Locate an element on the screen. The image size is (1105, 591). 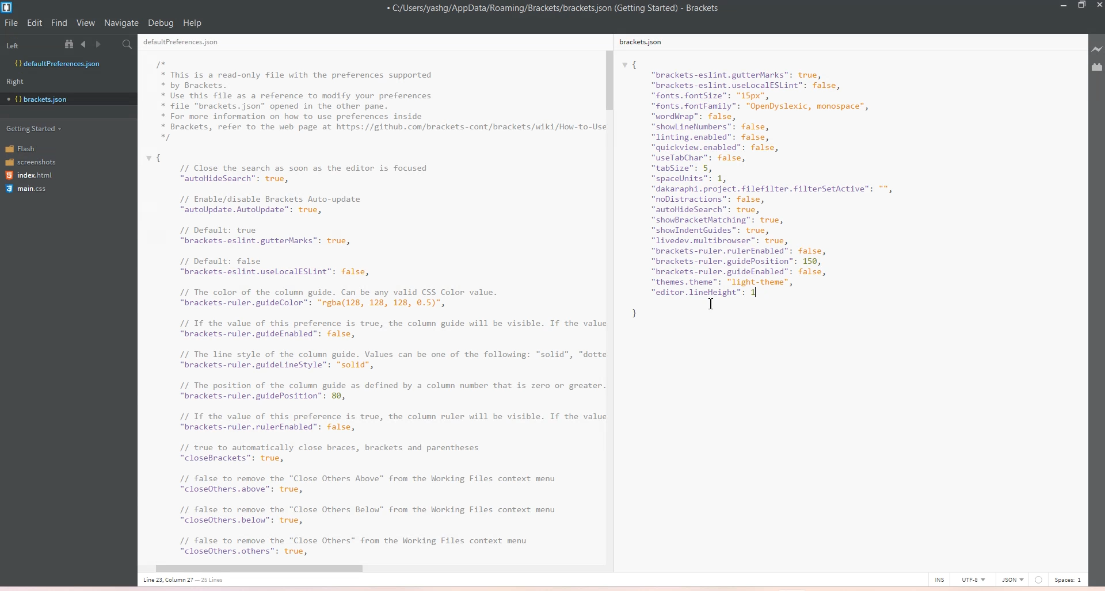
No linter available is located at coordinates (1038, 580).